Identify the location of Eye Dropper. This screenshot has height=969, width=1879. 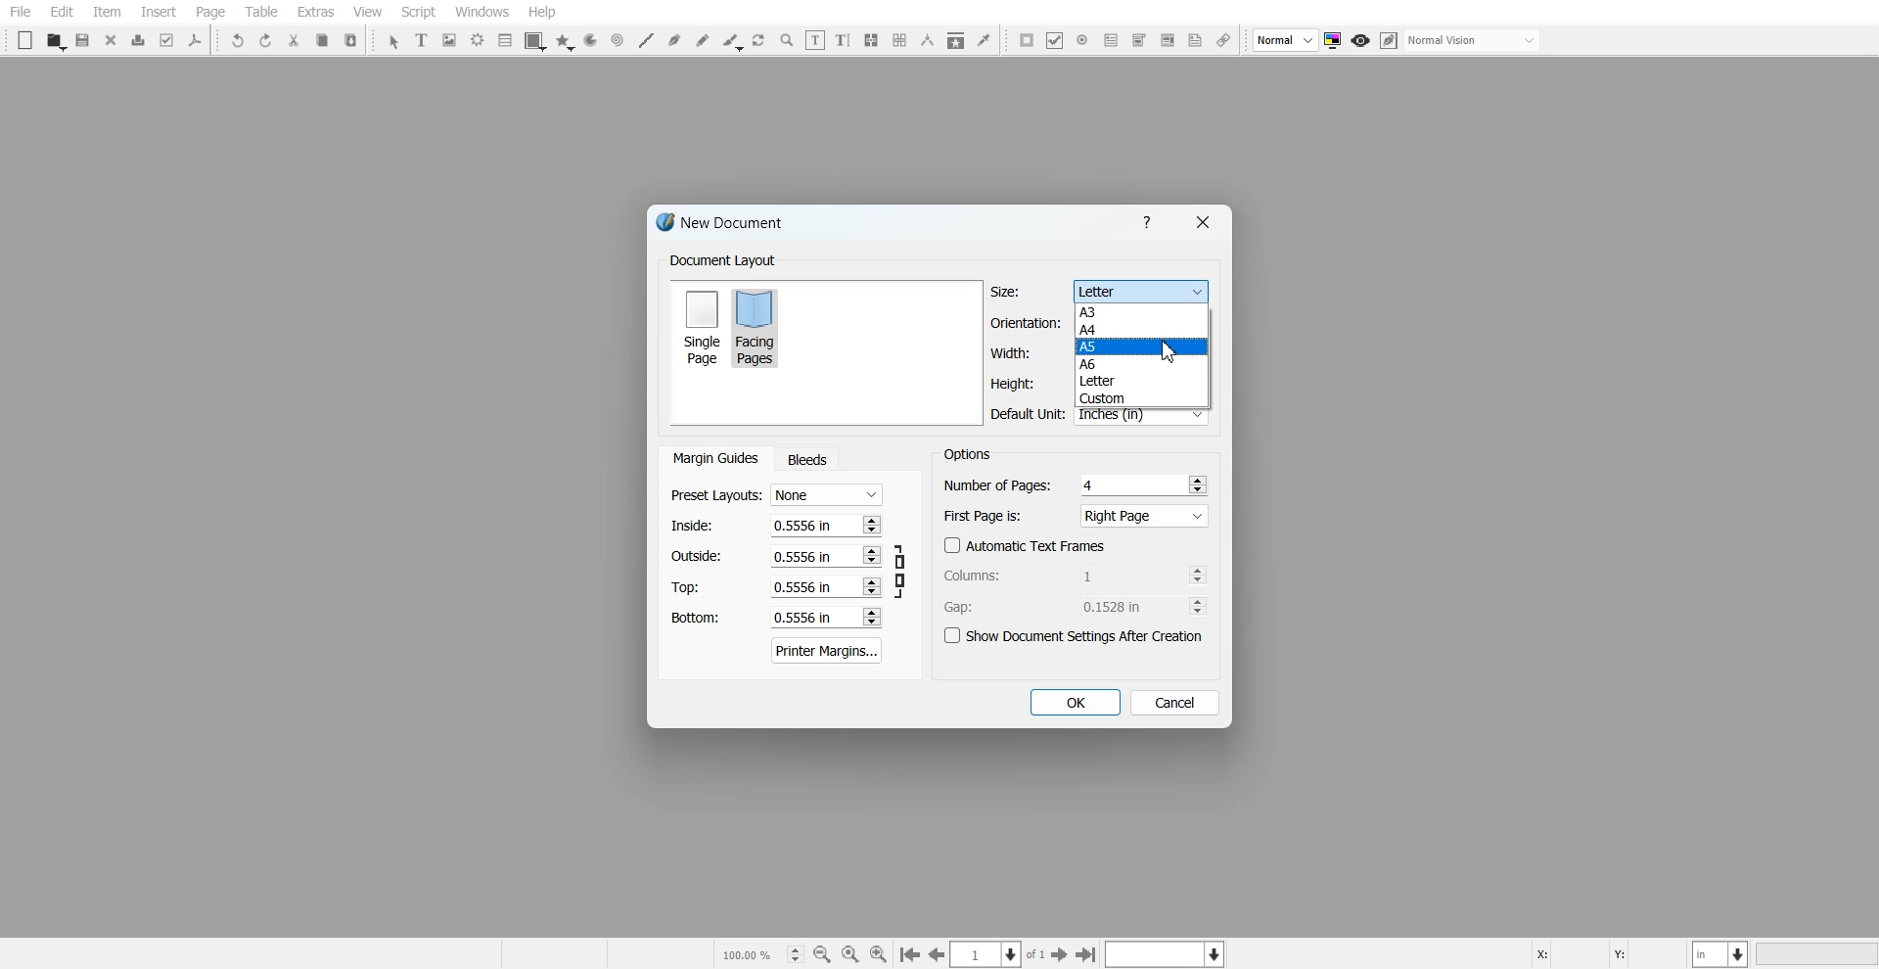
(984, 39).